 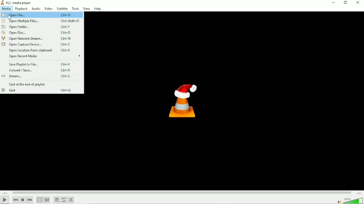 What do you see at coordinates (47, 200) in the screenshot?
I see `Show extended settings` at bounding box center [47, 200].